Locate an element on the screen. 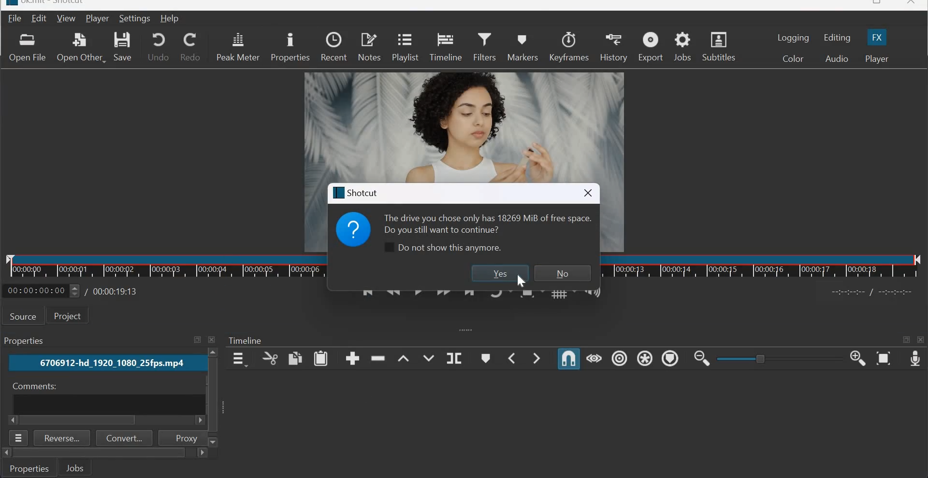 The height and width of the screenshot is (478, 928). Record Audio is located at coordinates (914, 360).